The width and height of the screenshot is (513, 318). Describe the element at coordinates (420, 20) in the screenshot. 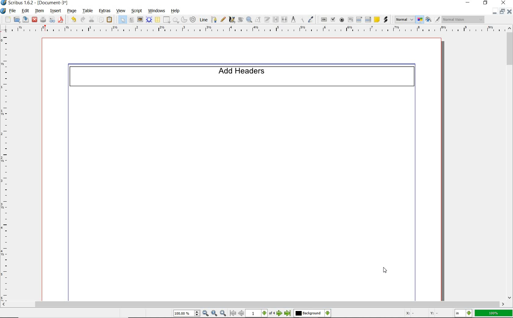

I see `toggle color management` at that location.